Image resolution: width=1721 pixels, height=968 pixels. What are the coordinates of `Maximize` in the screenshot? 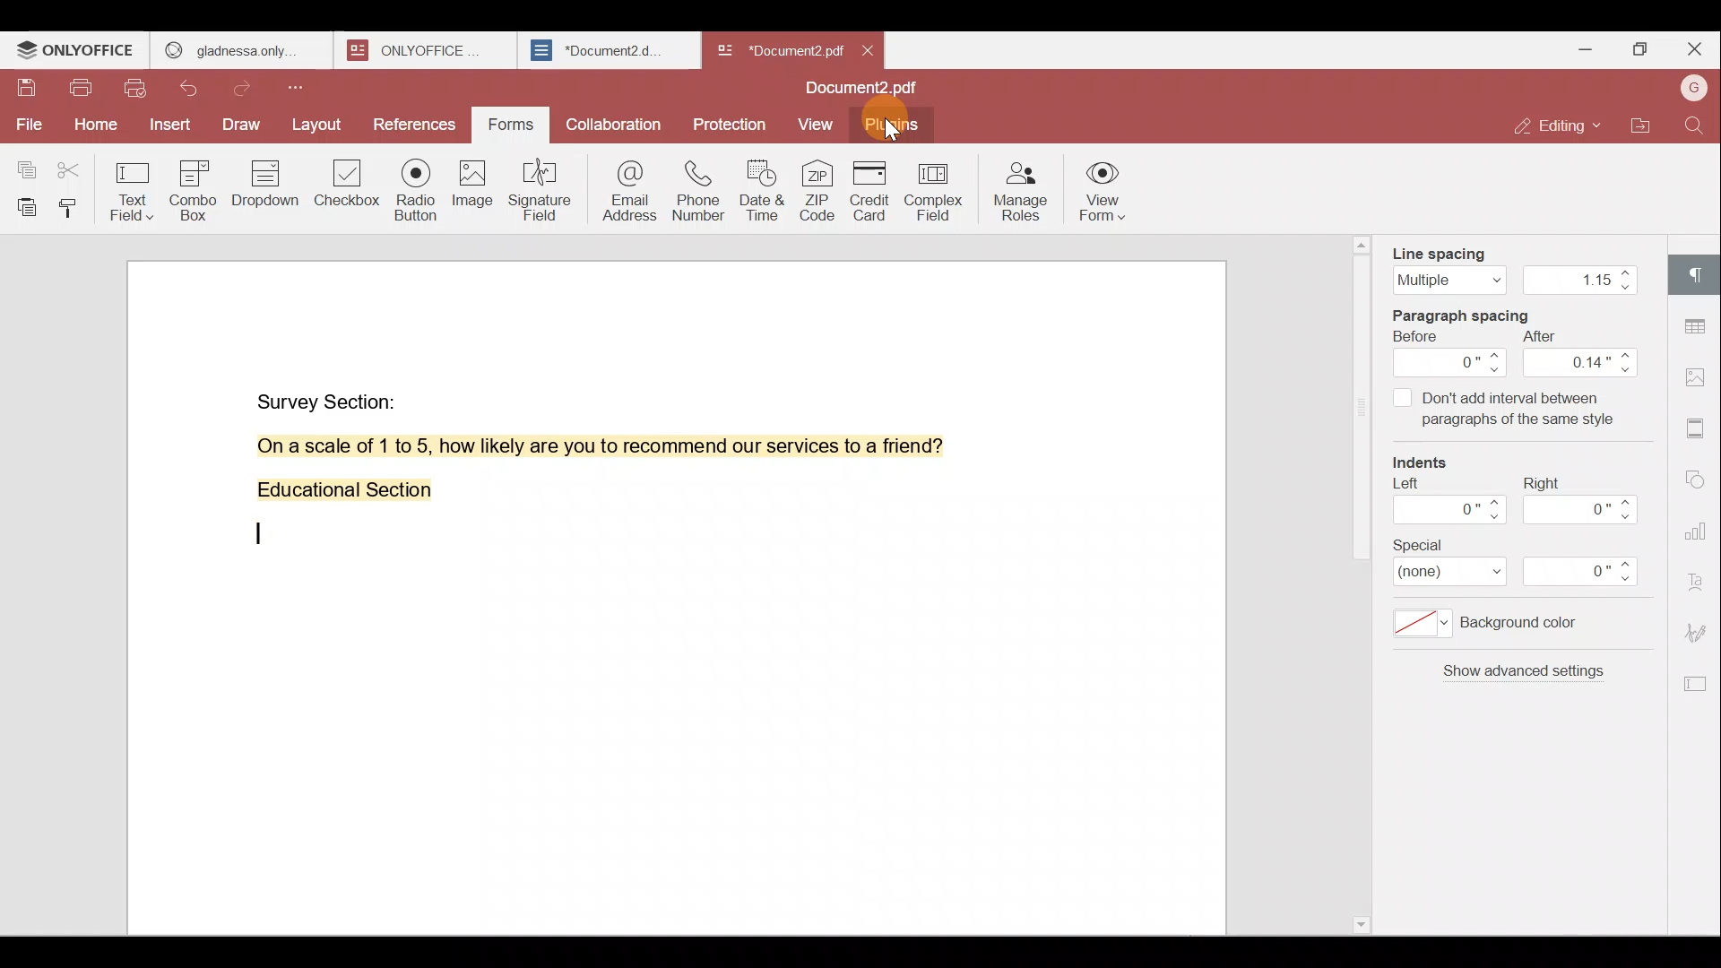 It's located at (1639, 52).